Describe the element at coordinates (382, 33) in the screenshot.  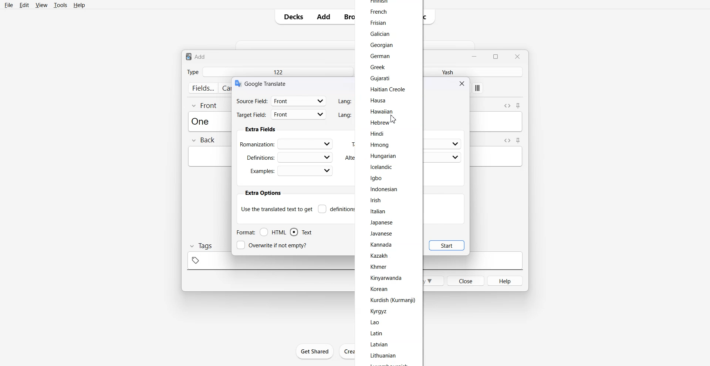
I see `Galician` at that location.